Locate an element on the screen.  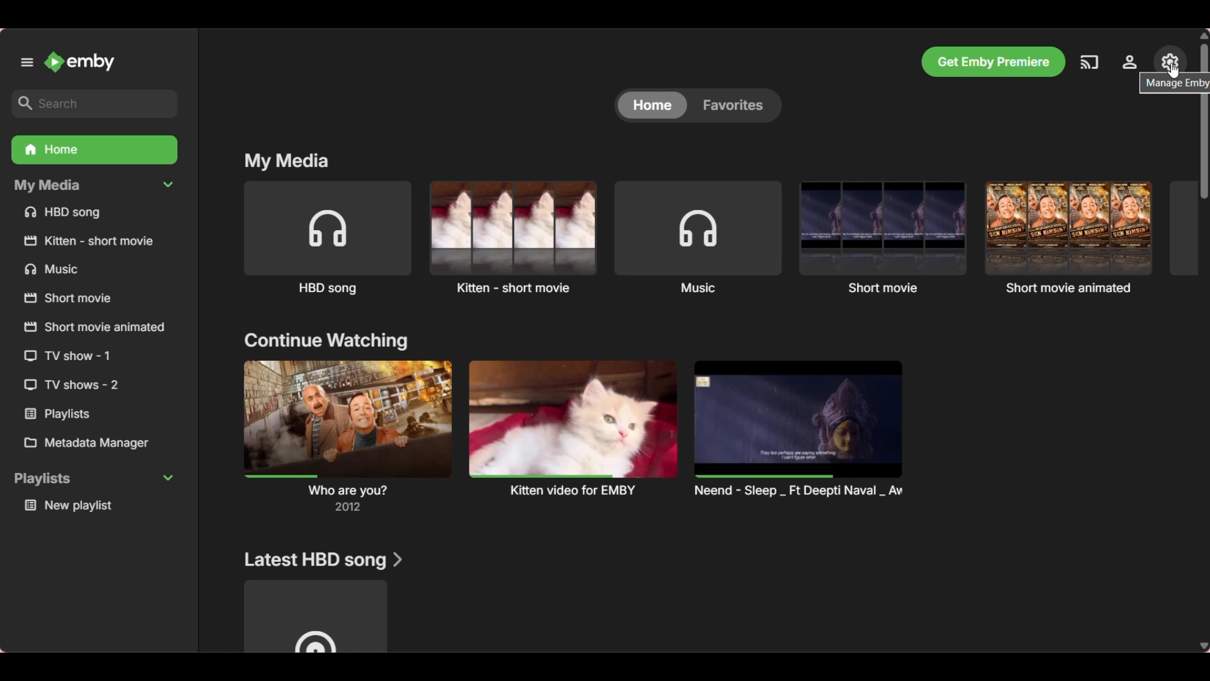
Settings is located at coordinates (1129, 62).